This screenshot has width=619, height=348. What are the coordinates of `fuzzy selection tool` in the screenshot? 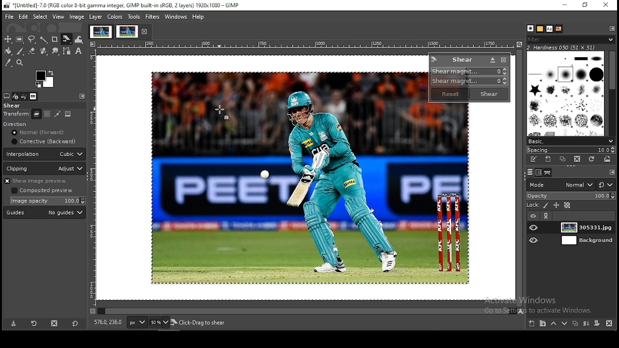 It's located at (45, 40).